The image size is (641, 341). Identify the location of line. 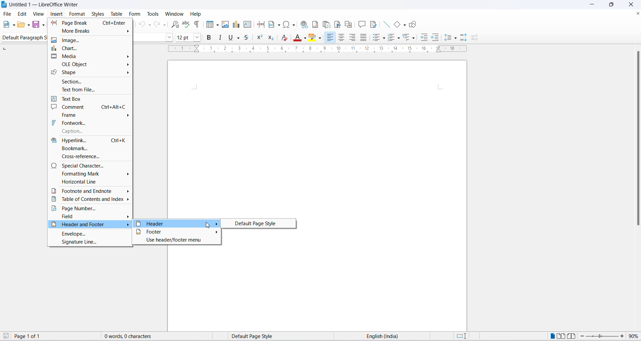
(384, 24).